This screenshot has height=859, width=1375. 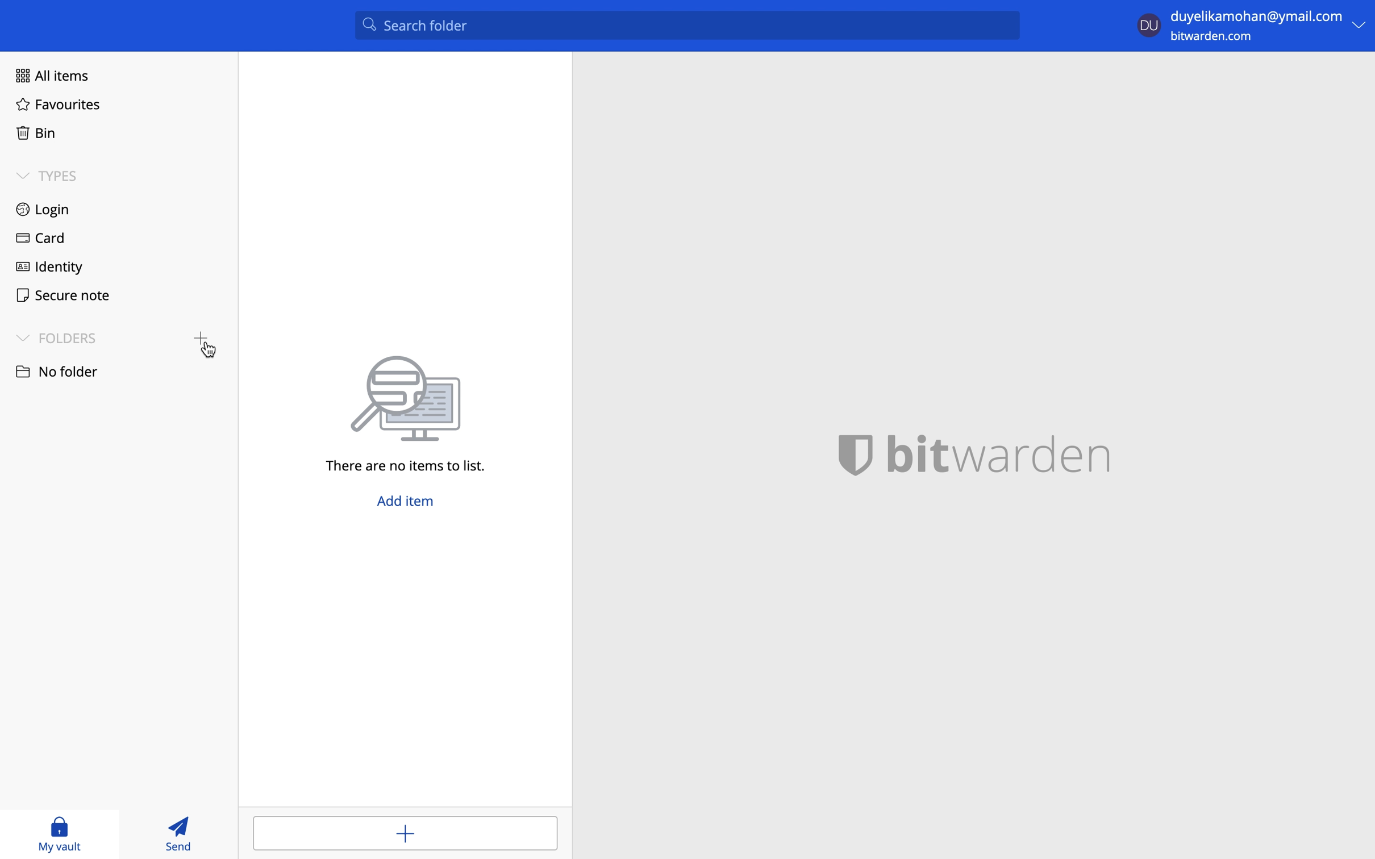 I want to click on all items, so click(x=49, y=74).